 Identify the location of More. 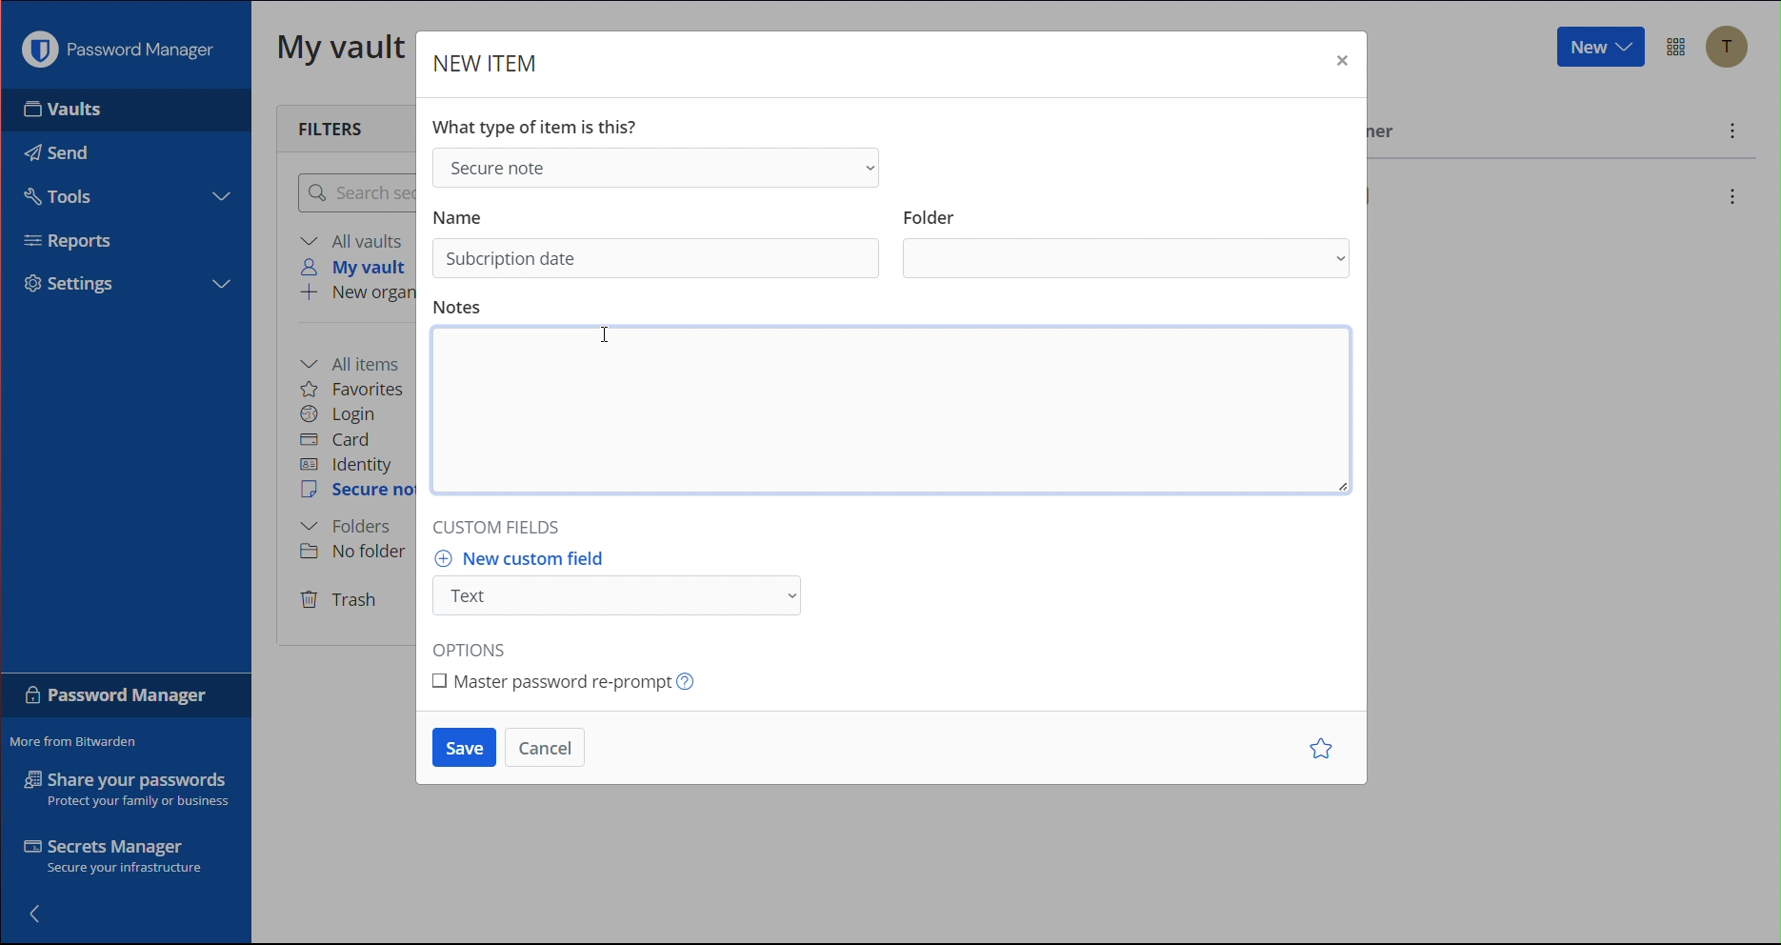
(1733, 133).